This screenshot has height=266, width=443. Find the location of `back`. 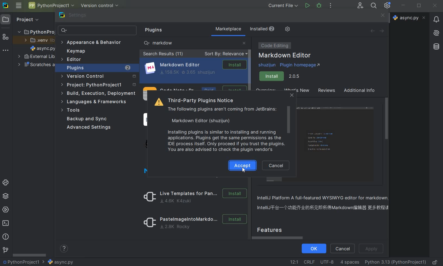

back is located at coordinates (372, 31).